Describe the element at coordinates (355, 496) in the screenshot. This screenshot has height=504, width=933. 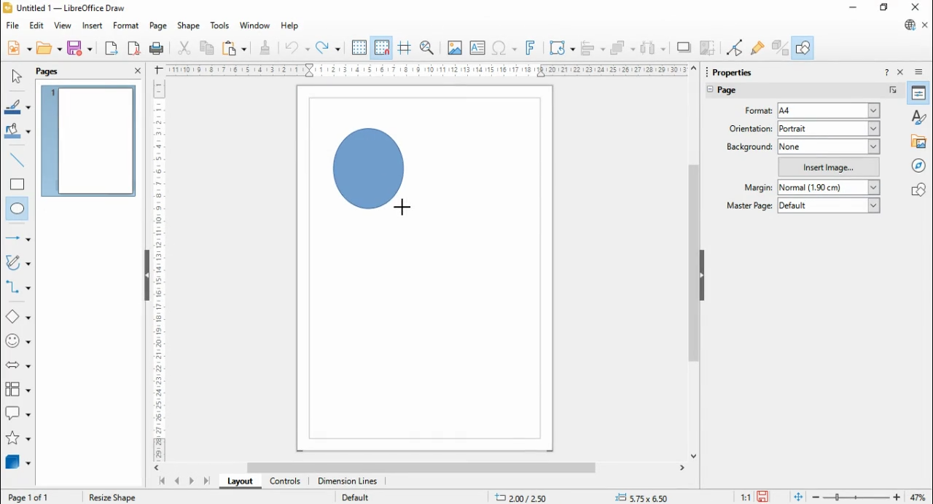
I see `Default` at that location.